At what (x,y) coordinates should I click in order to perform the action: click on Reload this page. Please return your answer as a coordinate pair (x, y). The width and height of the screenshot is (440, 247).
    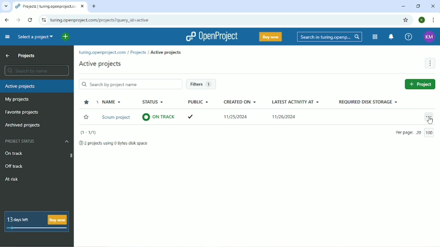
    Looking at the image, I should click on (30, 21).